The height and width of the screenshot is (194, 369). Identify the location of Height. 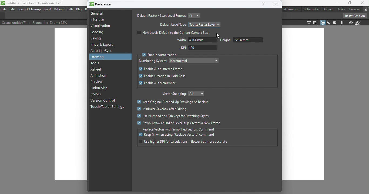
(243, 41).